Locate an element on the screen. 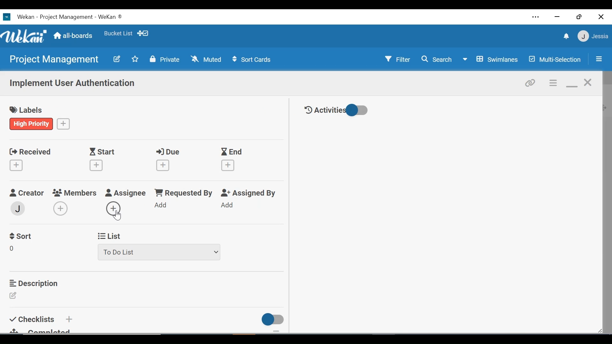  minimize is located at coordinates (556, 17).